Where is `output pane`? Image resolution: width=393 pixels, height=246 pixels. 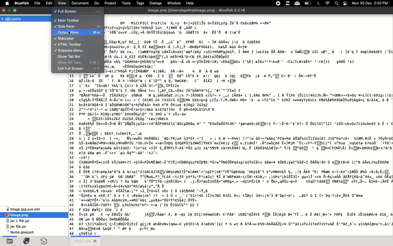 output pane is located at coordinates (80, 32).